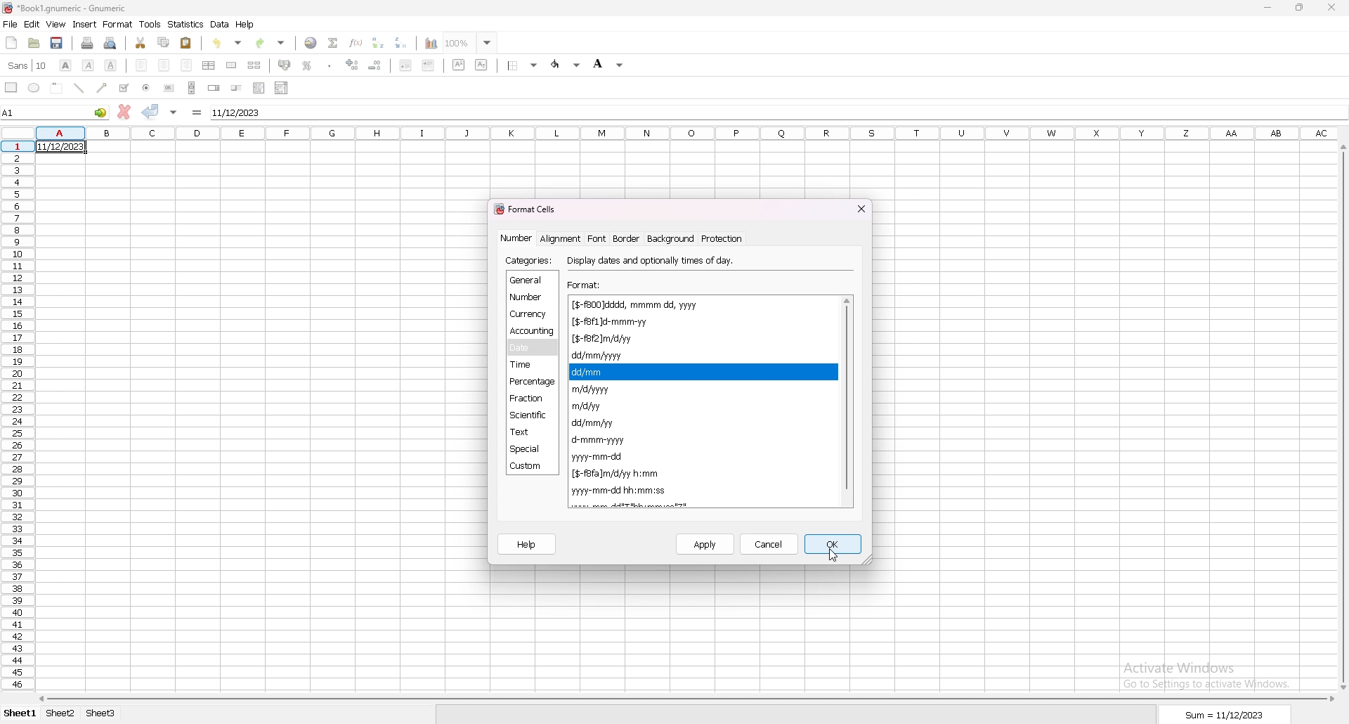 The width and height of the screenshot is (1349, 724). I want to click on chart, so click(432, 44).